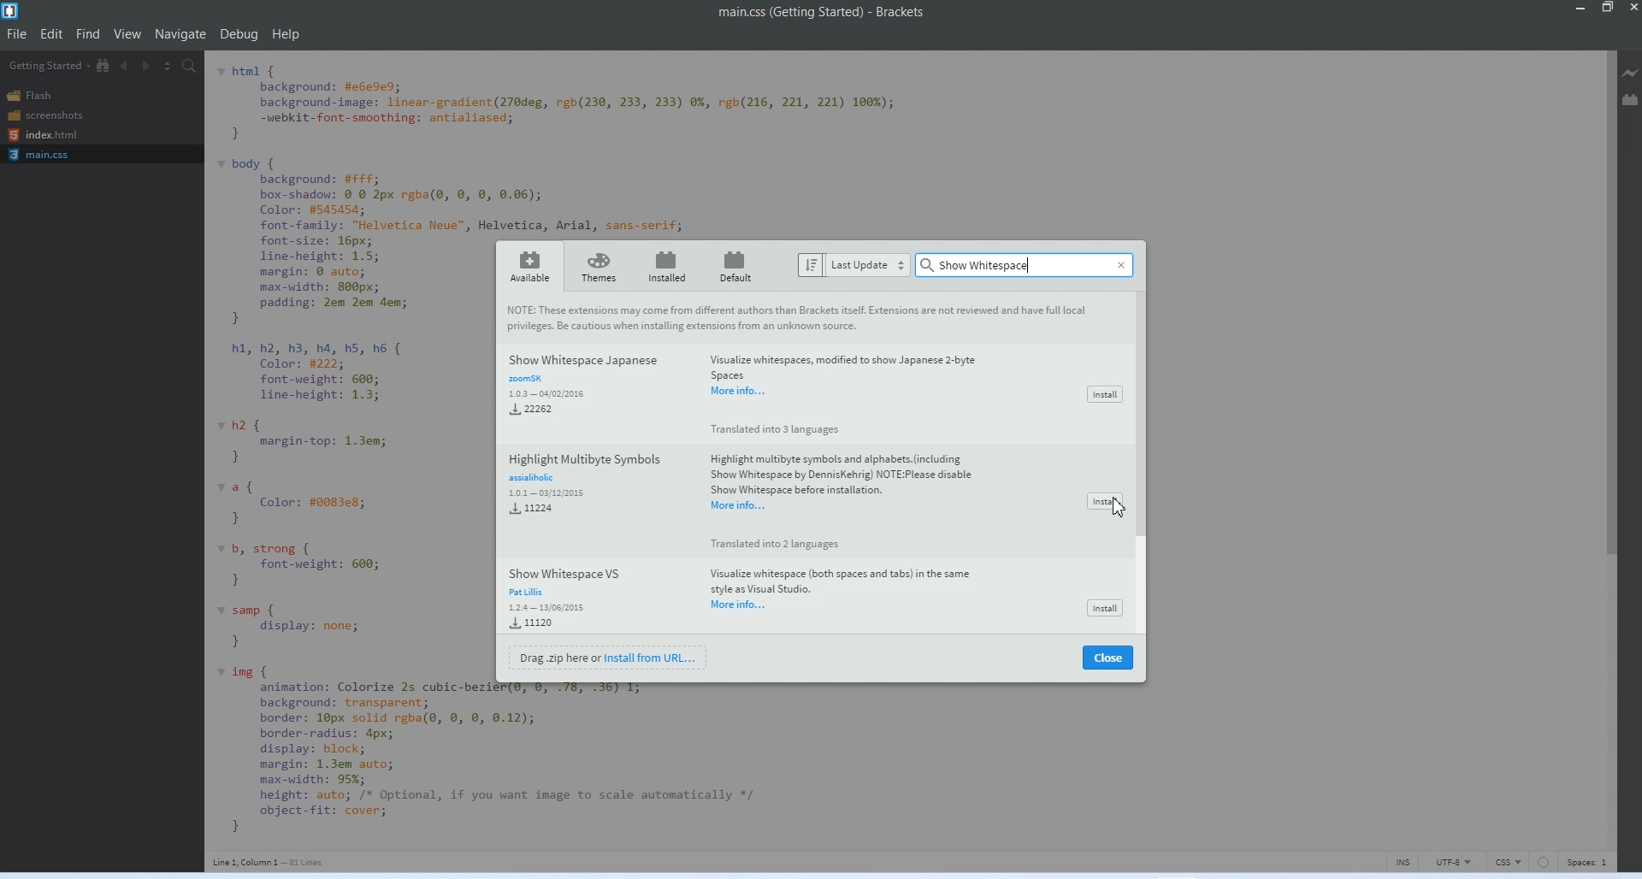 The width and height of the screenshot is (1642, 879). I want to click on Install, so click(1106, 607).